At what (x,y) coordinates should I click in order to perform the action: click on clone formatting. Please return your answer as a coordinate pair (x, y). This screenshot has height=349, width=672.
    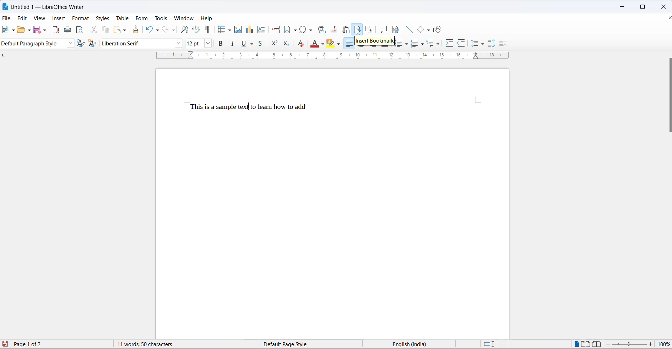
    Looking at the image, I should click on (136, 28).